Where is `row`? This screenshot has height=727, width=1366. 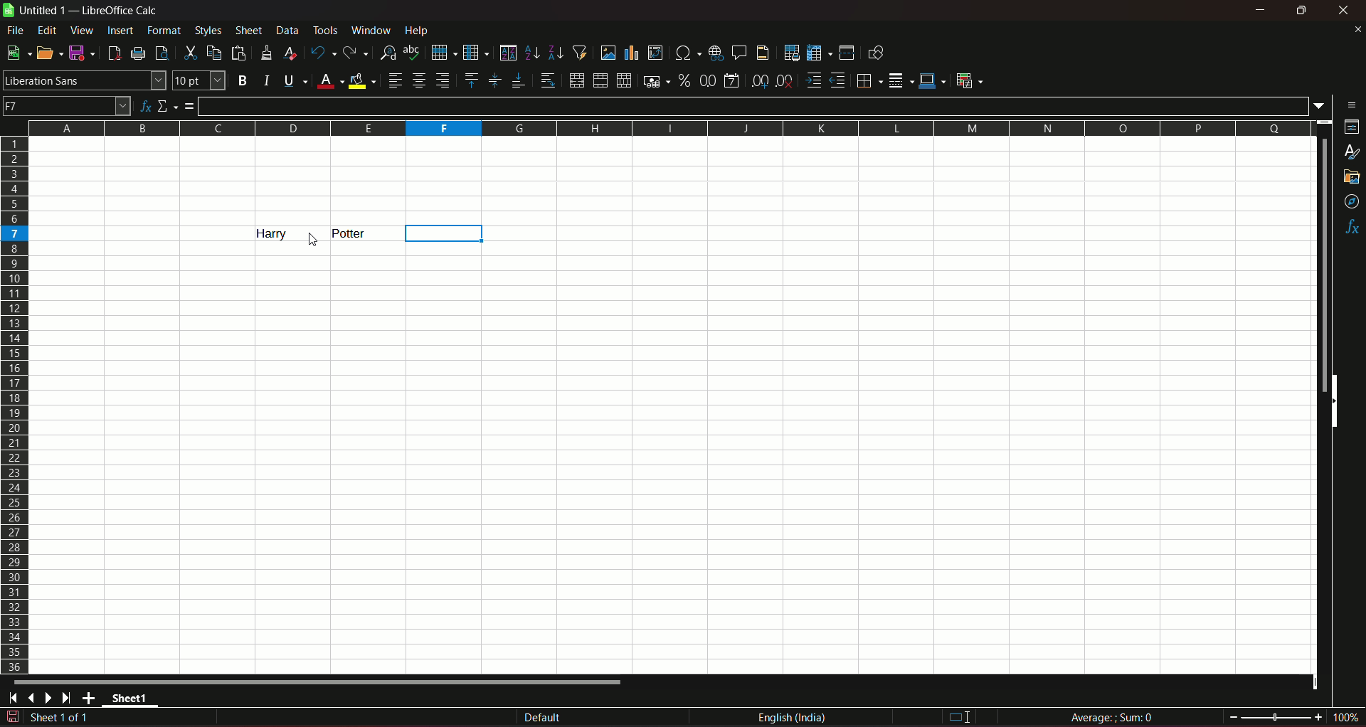
row is located at coordinates (440, 51).